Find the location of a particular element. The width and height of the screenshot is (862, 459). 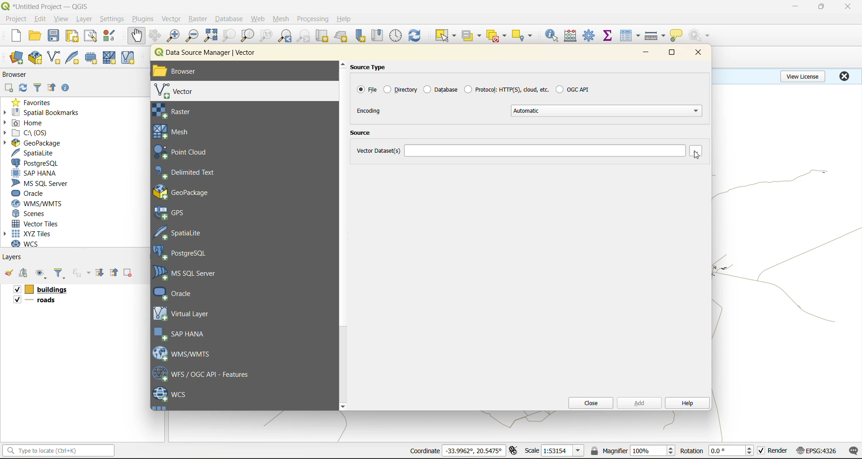

geopackage is located at coordinates (32, 143).